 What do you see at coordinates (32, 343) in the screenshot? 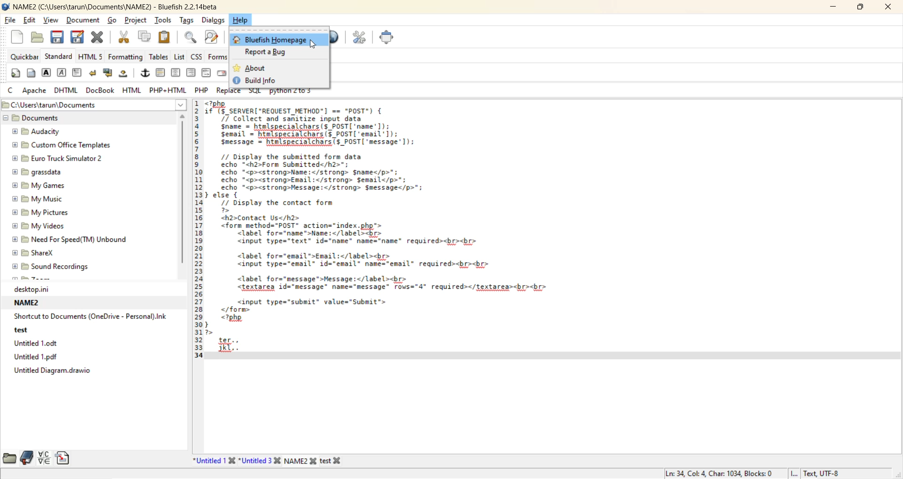
I see `Untitled 1.0dt` at bounding box center [32, 343].